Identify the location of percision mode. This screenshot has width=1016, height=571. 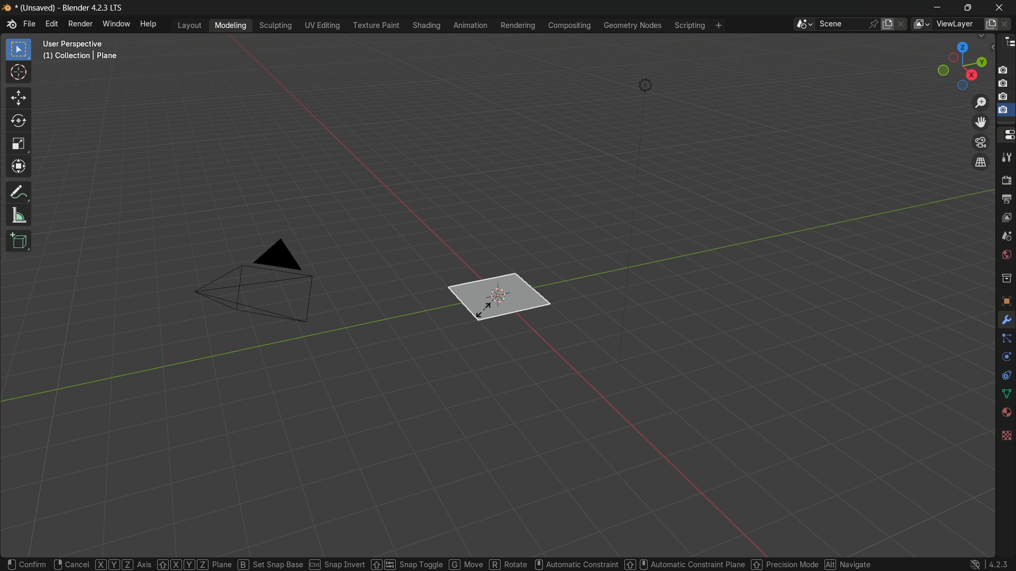
(784, 561).